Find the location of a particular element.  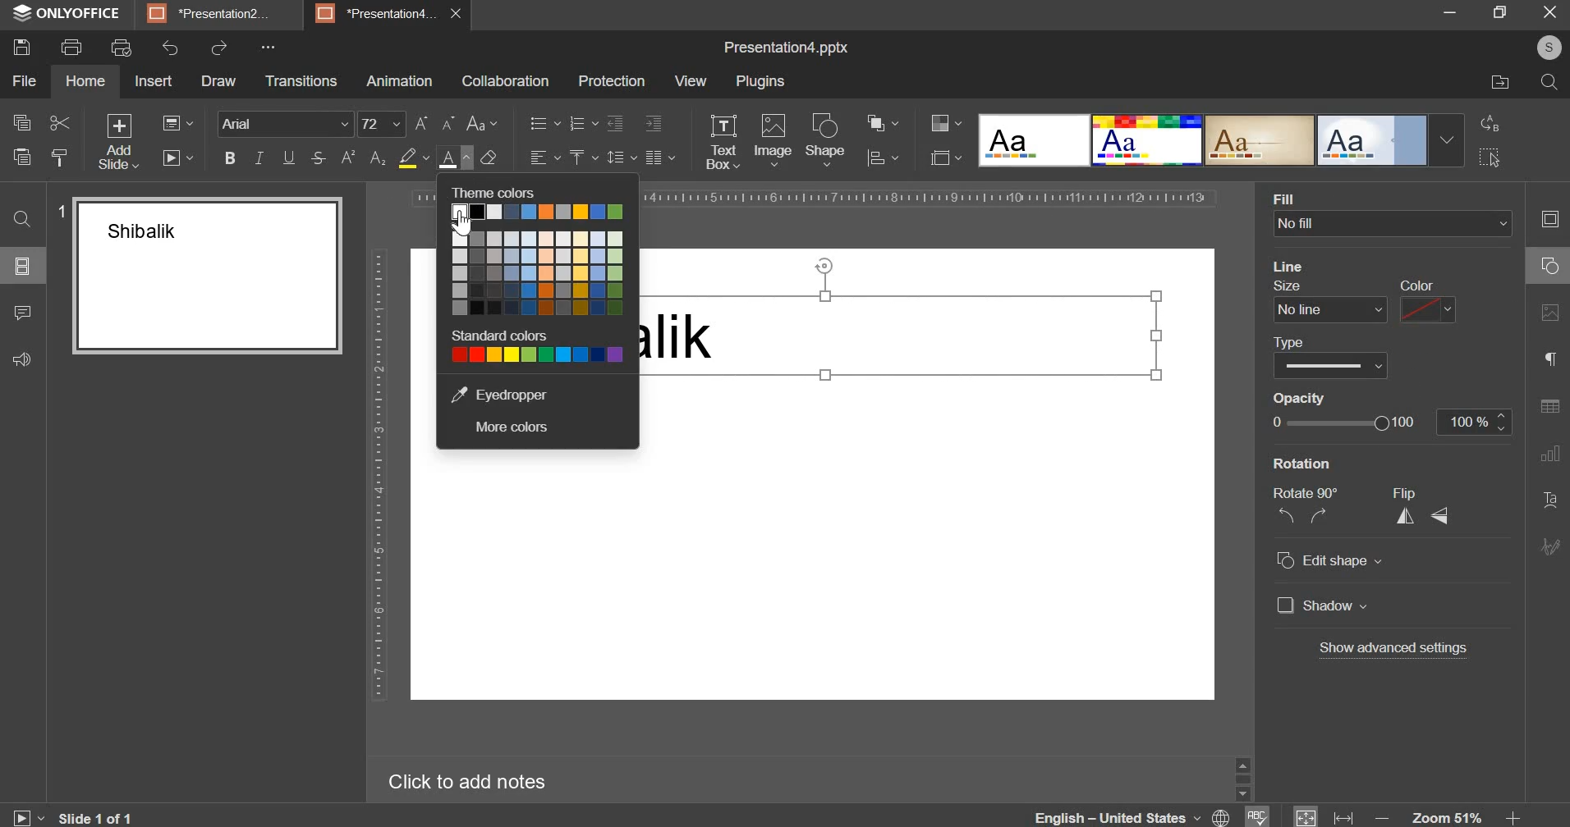

horizontal scale is located at coordinates (928, 197).